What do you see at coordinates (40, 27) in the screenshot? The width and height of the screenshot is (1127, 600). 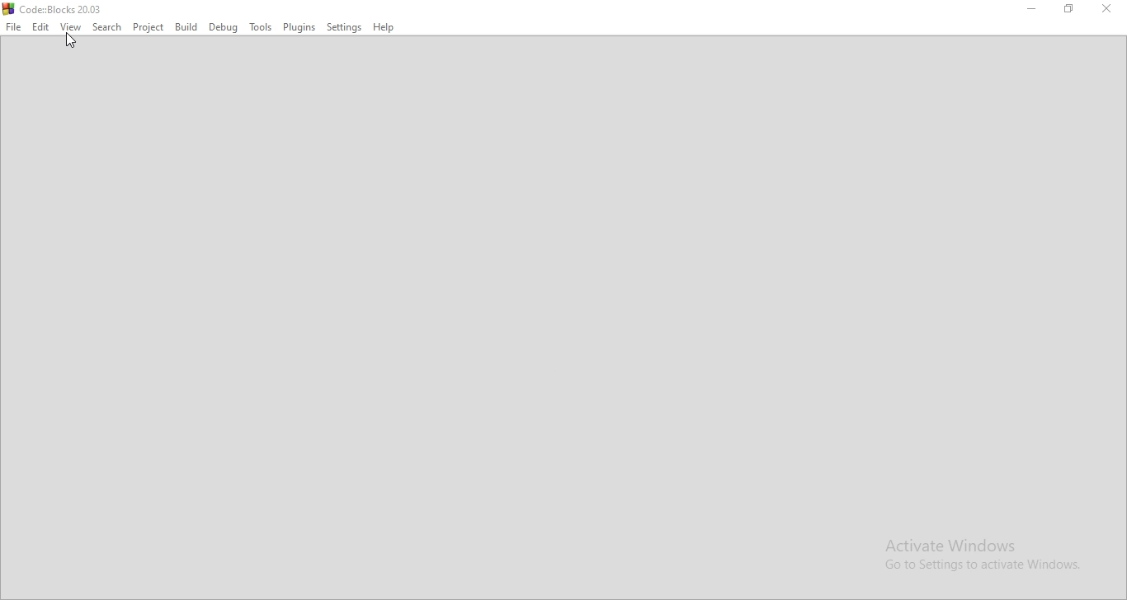 I see `Edit ` at bounding box center [40, 27].